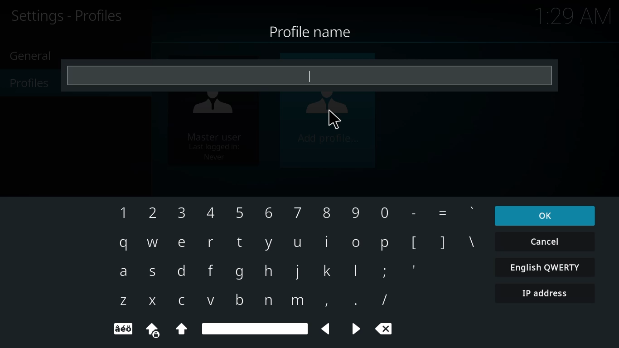 This screenshot has width=619, height=348. Describe the element at coordinates (213, 129) in the screenshot. I see `master user` at that location.